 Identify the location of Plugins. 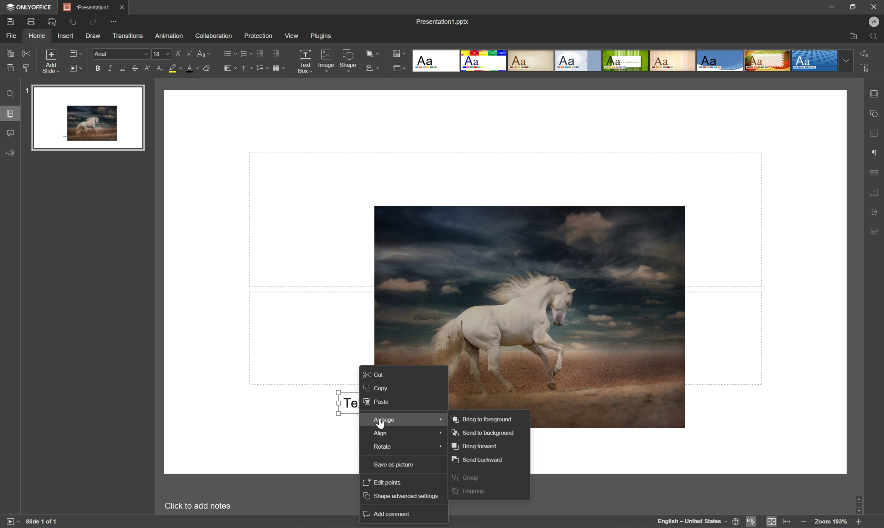
(323, 36).